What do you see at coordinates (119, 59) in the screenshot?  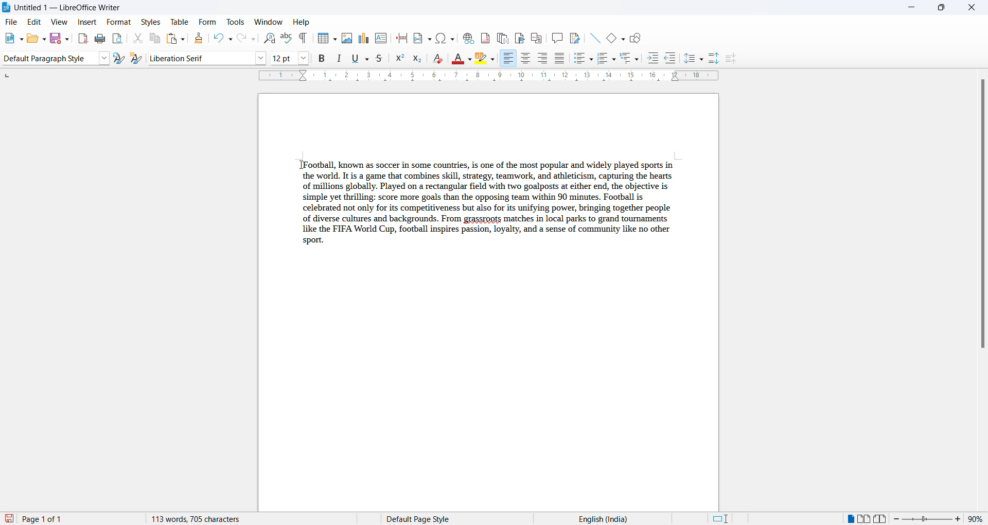 I see `update selected style` at bounding box center [119, 59].